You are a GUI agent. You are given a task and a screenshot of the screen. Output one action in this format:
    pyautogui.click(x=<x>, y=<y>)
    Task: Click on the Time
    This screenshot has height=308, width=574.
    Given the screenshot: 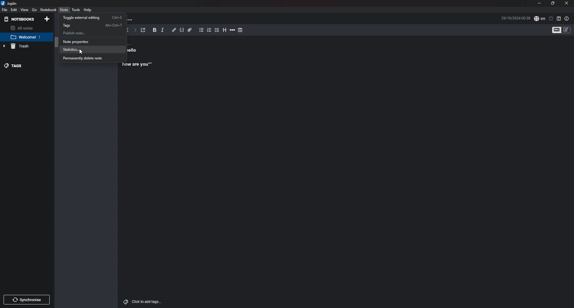 What is the action you would take?
    pyautogui.click(x=515, y=18)
    